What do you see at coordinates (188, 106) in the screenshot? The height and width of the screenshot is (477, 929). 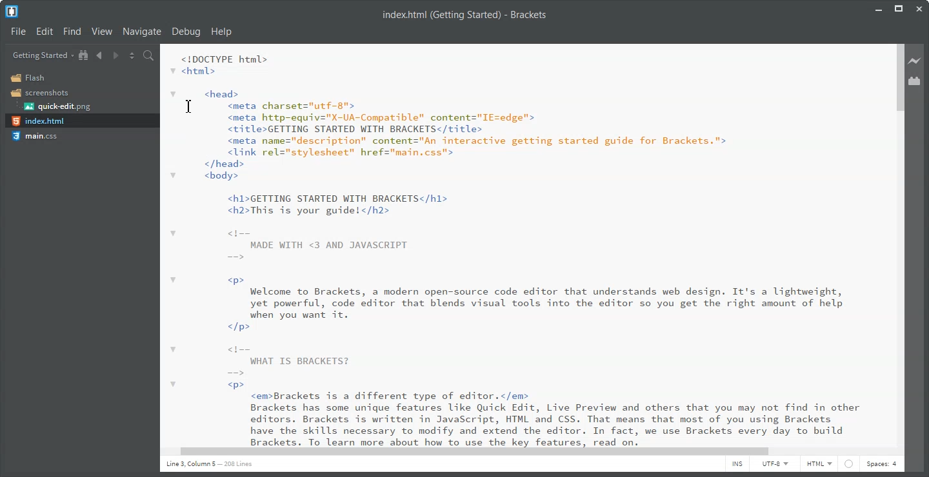 I see `Text Cursor` at bounding box center [188, 106].